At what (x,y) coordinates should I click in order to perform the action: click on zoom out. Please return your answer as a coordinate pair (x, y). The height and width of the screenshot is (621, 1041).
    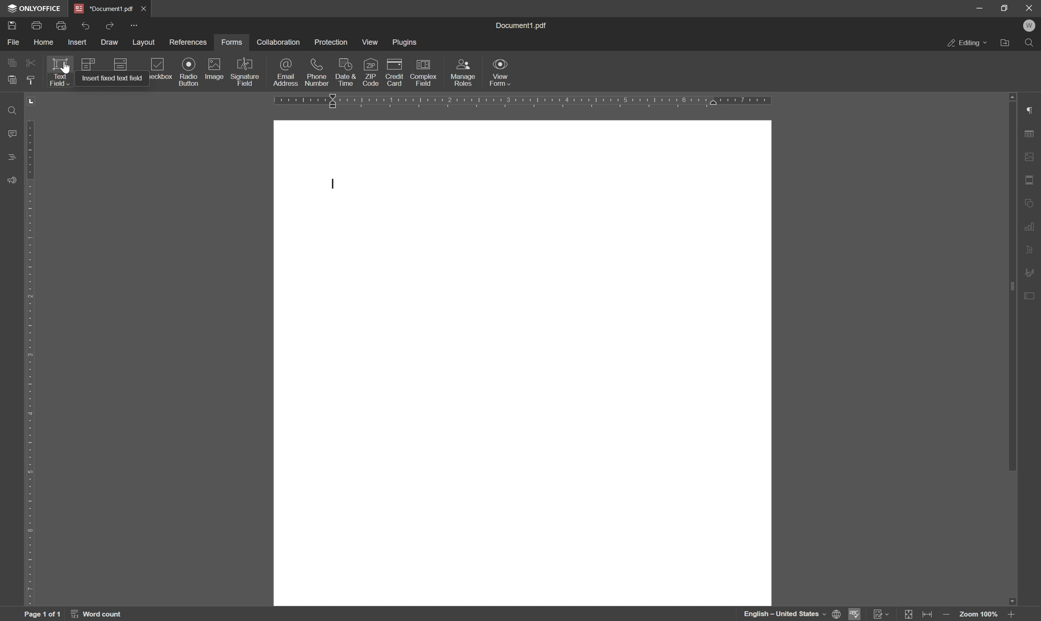
    Looking at the image, I should click on (947, 615).